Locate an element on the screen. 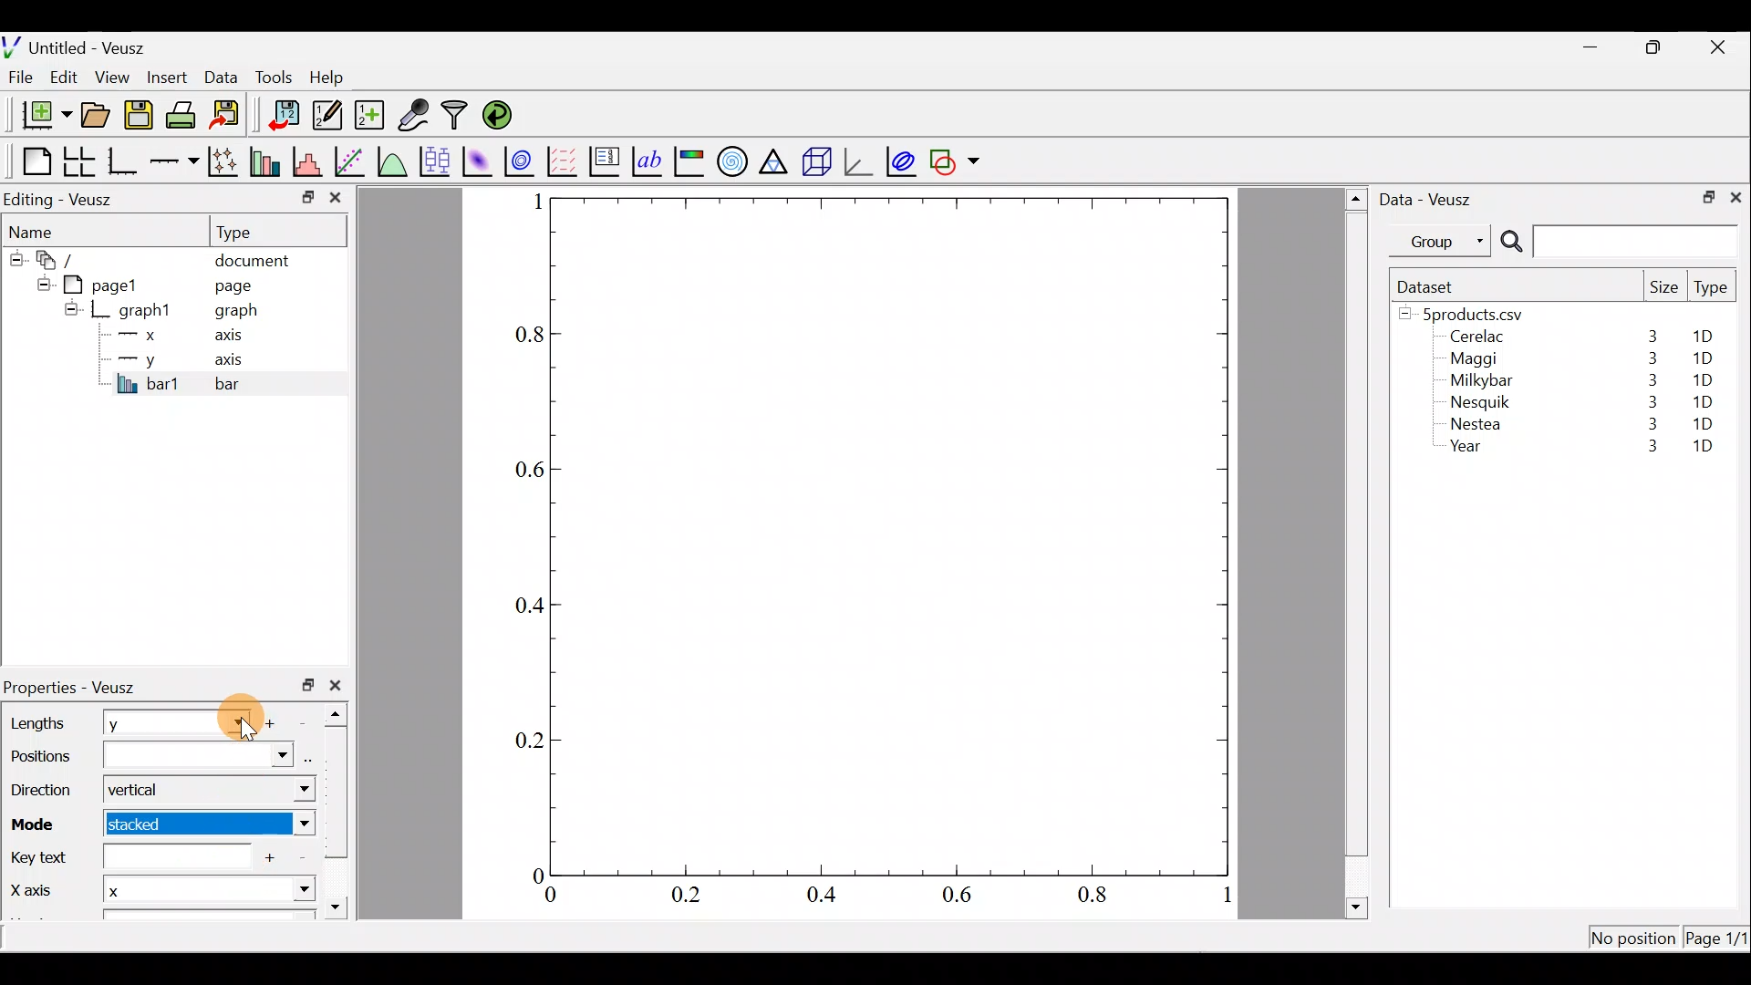 The width and height of the screenshot is (1751, 985). restore down is located at coordinates (308, 685).